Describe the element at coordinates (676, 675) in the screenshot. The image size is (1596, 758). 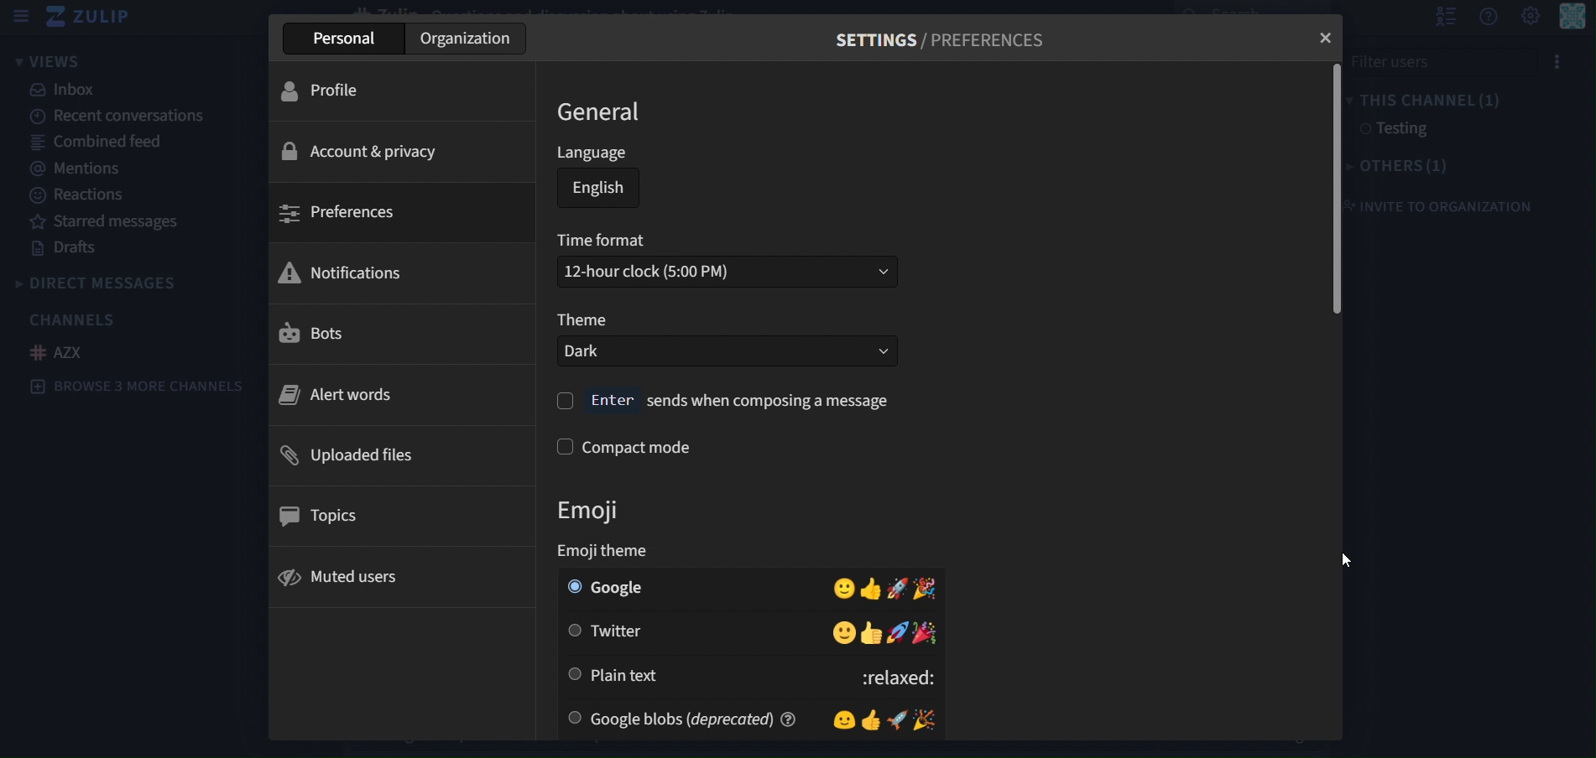
I see `plain text` at that location.